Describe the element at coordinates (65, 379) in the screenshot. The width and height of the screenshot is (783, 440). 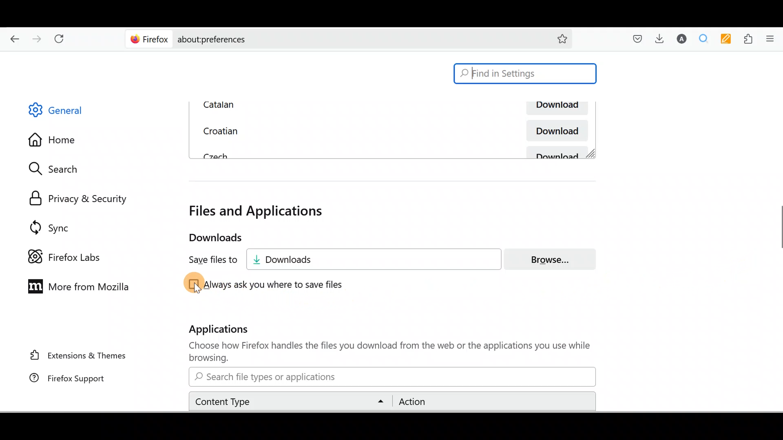
I see `Firefox support` at that location.